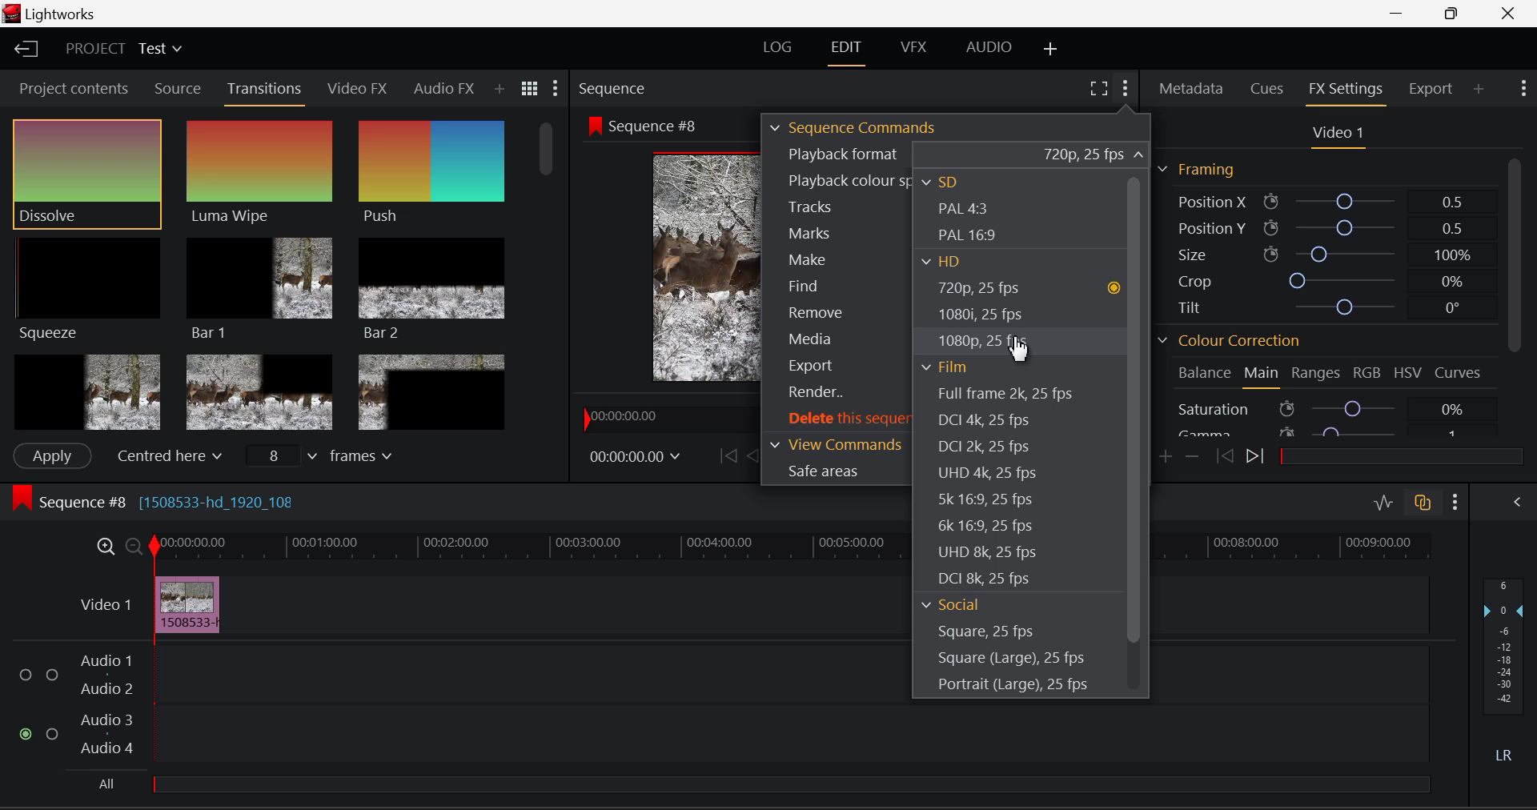  I want to click on Settings Menu Open, so click(1124, 86).